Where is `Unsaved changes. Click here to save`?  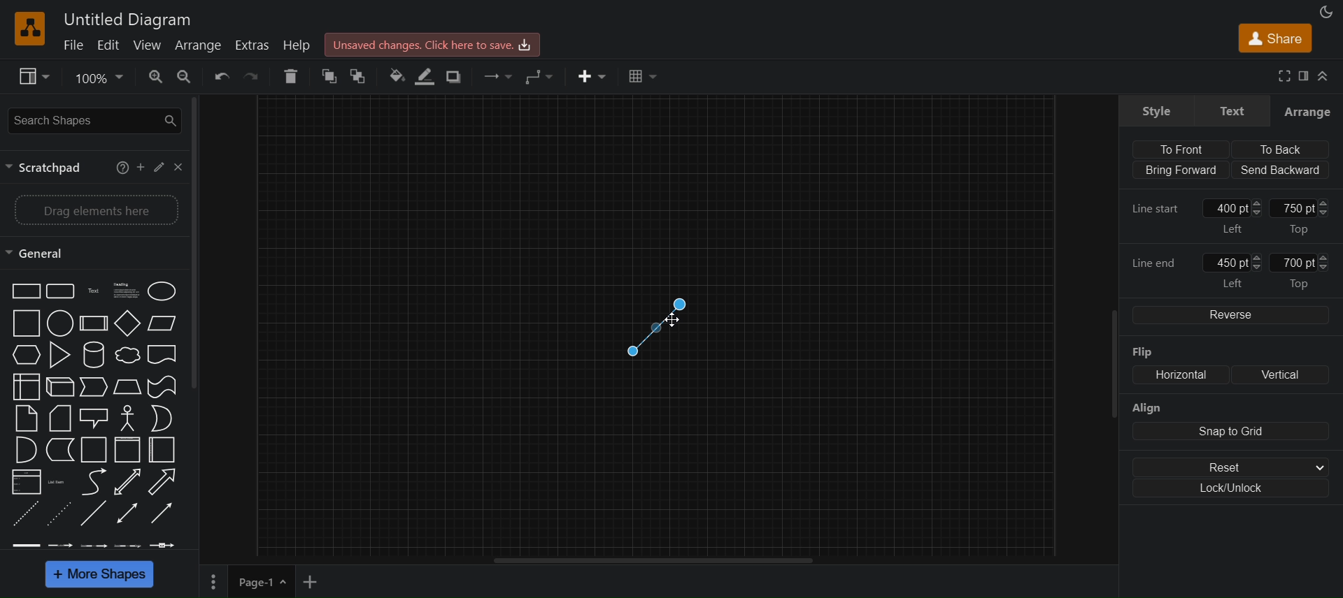 Unsaved changes. Click here to save is located at coordinates (433, 43).